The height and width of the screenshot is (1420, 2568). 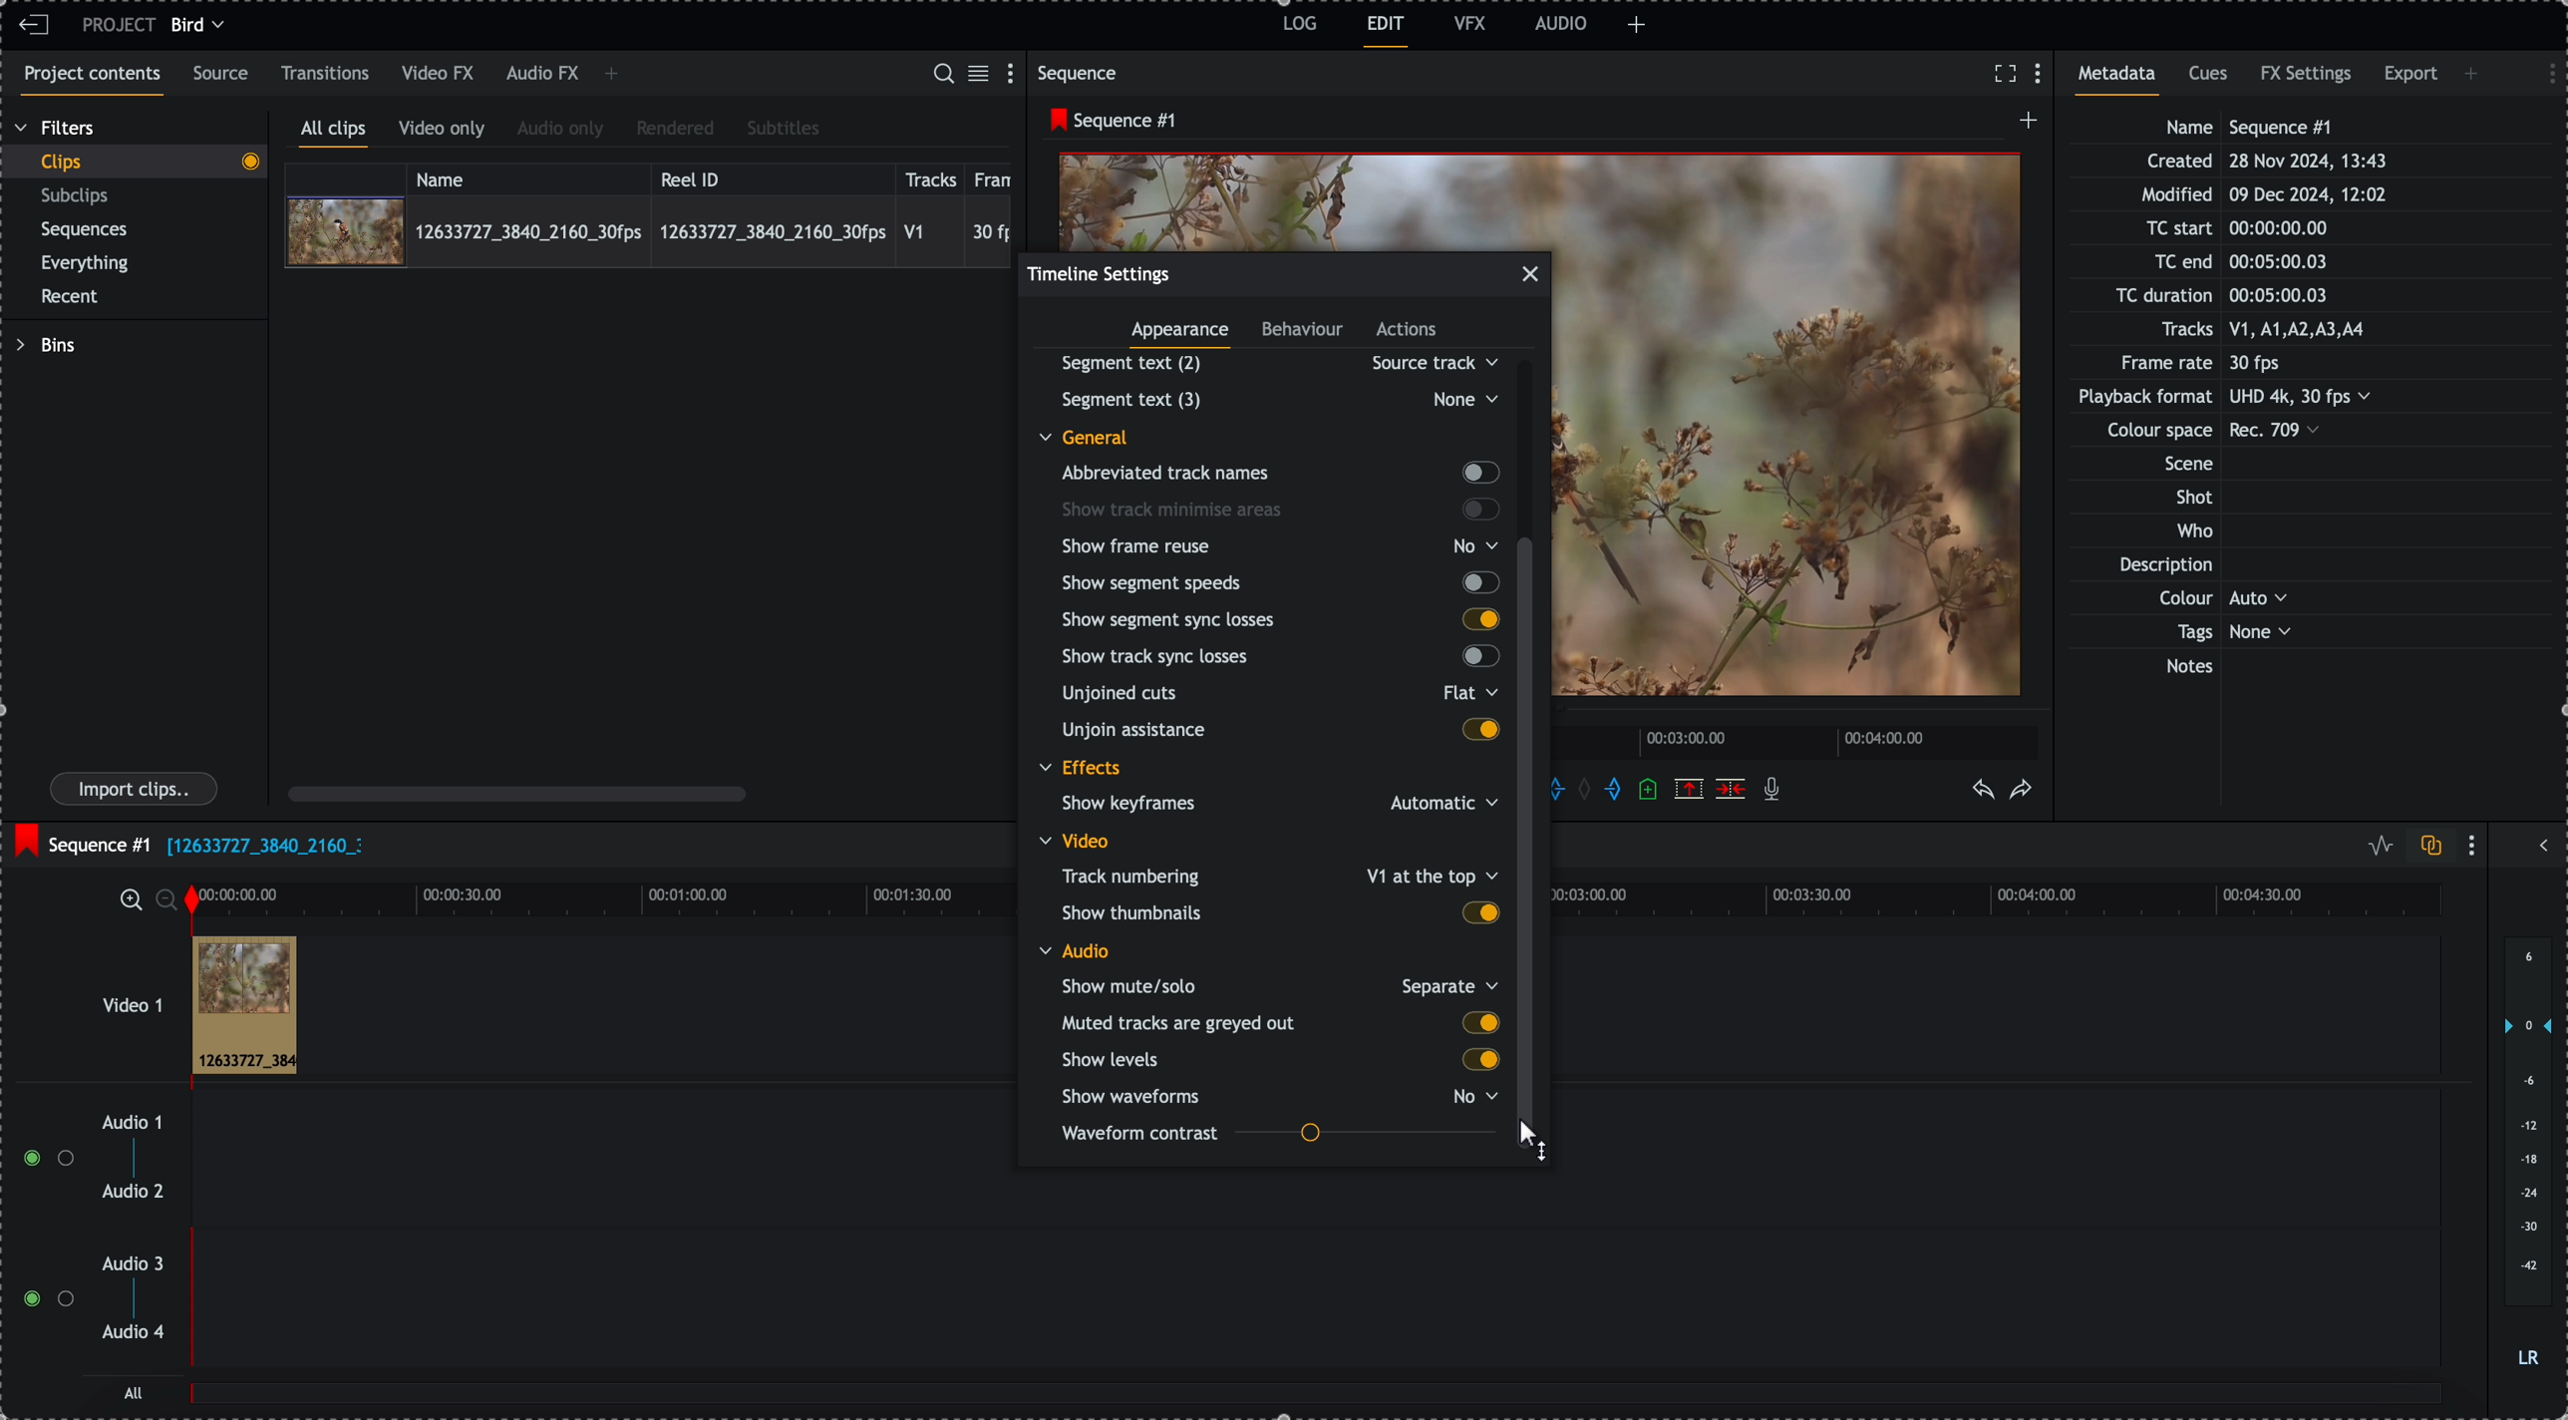 What do you see at coordinates (264, 848) in the screenshot?
I see `file` at bounding box center [264, 848].